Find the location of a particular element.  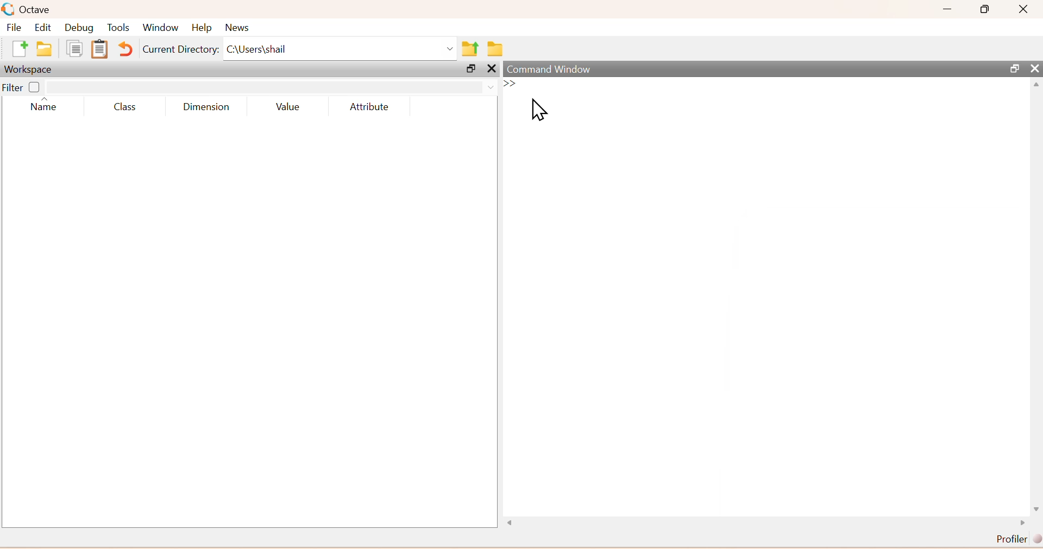

Cursor is located at coordinates (541, 111).